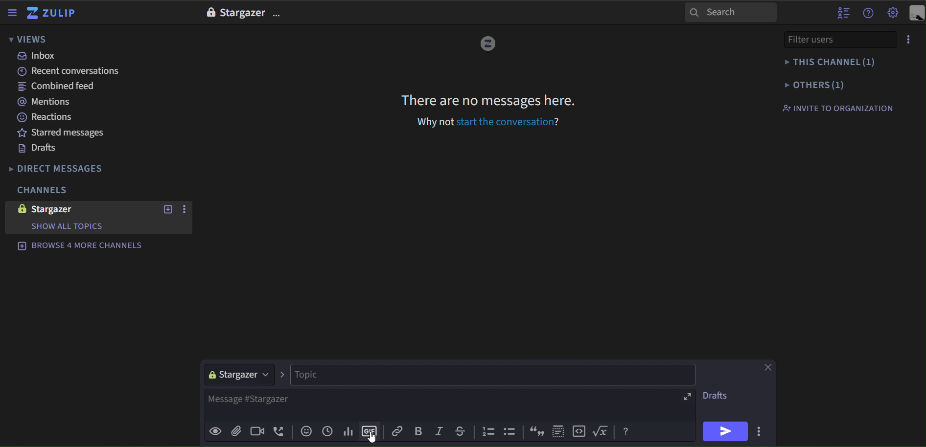 Image resolution: width=926 pixels, height=447 pixels. I want to click on gif, so click(370, 429).